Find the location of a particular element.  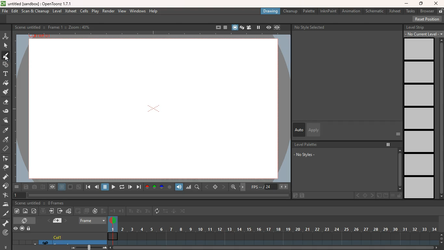

layer is located at coordinates (62, 187).